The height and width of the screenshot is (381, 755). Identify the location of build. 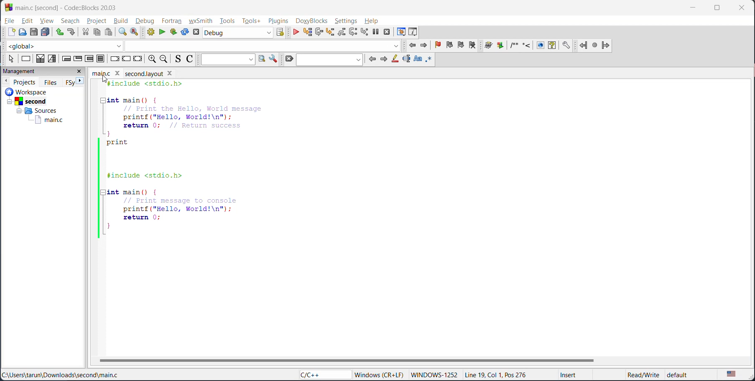
(148, 32).